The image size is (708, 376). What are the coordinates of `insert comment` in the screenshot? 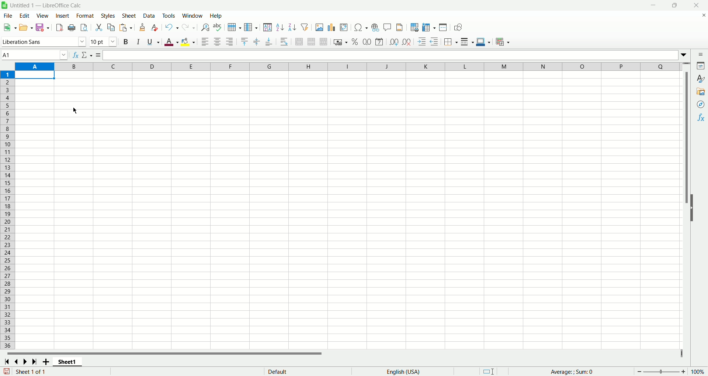 It's located at (388, 27).